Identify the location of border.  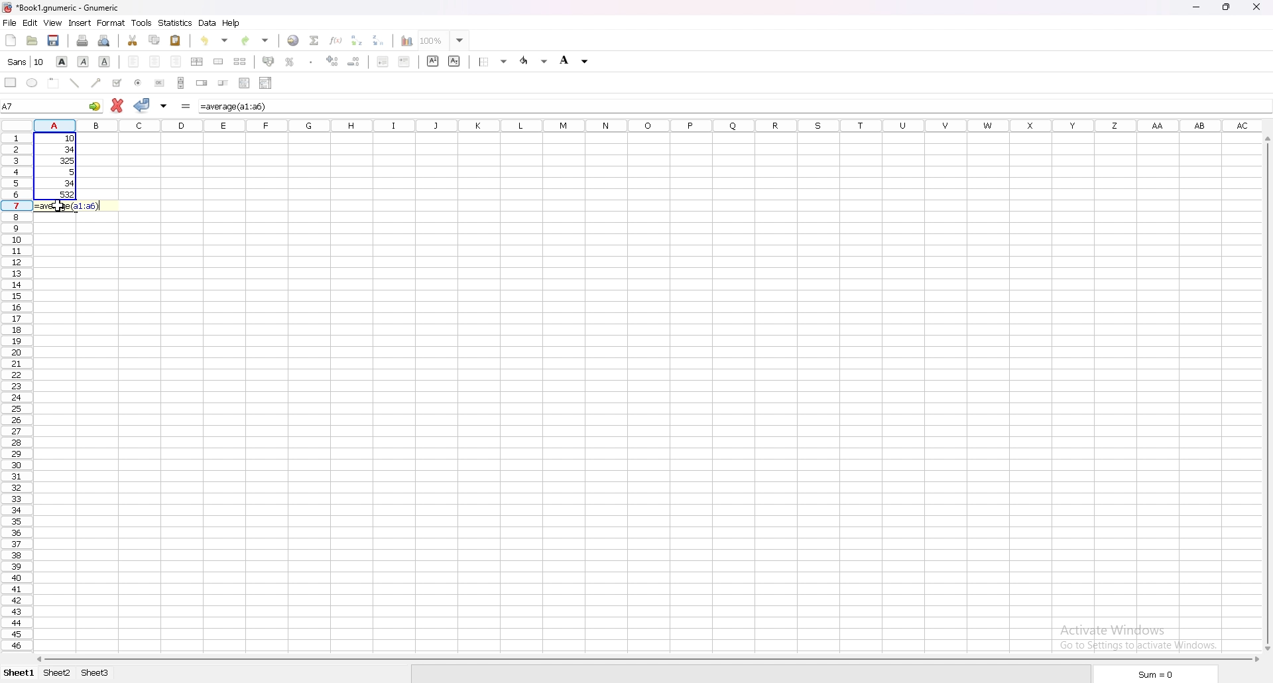
(493, 61).